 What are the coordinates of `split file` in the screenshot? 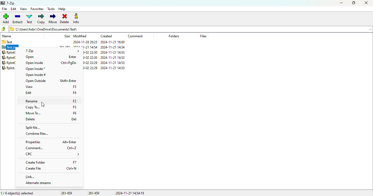 It's located at (32, 127).